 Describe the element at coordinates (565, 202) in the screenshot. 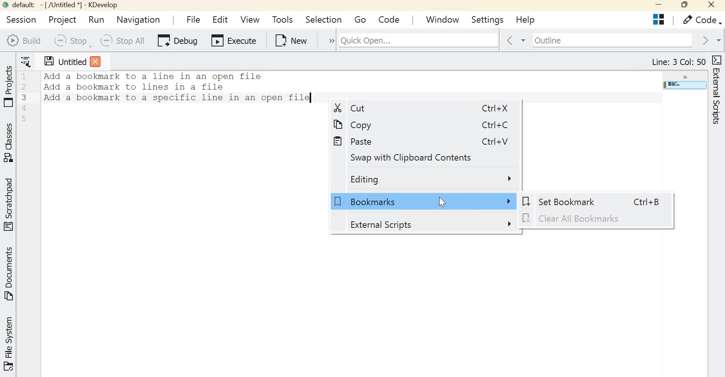

I see `Set bookmark` at that location.